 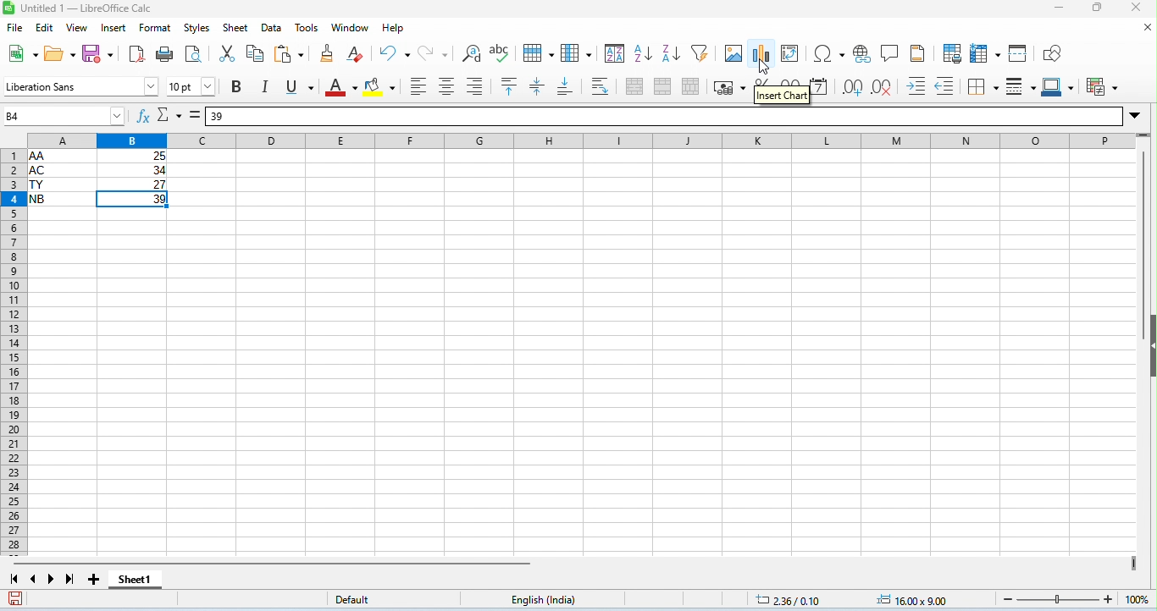 What do you see at coordinates (580, 141) in the screenshot?
I see `column headings` at bounding box center [580, 141].